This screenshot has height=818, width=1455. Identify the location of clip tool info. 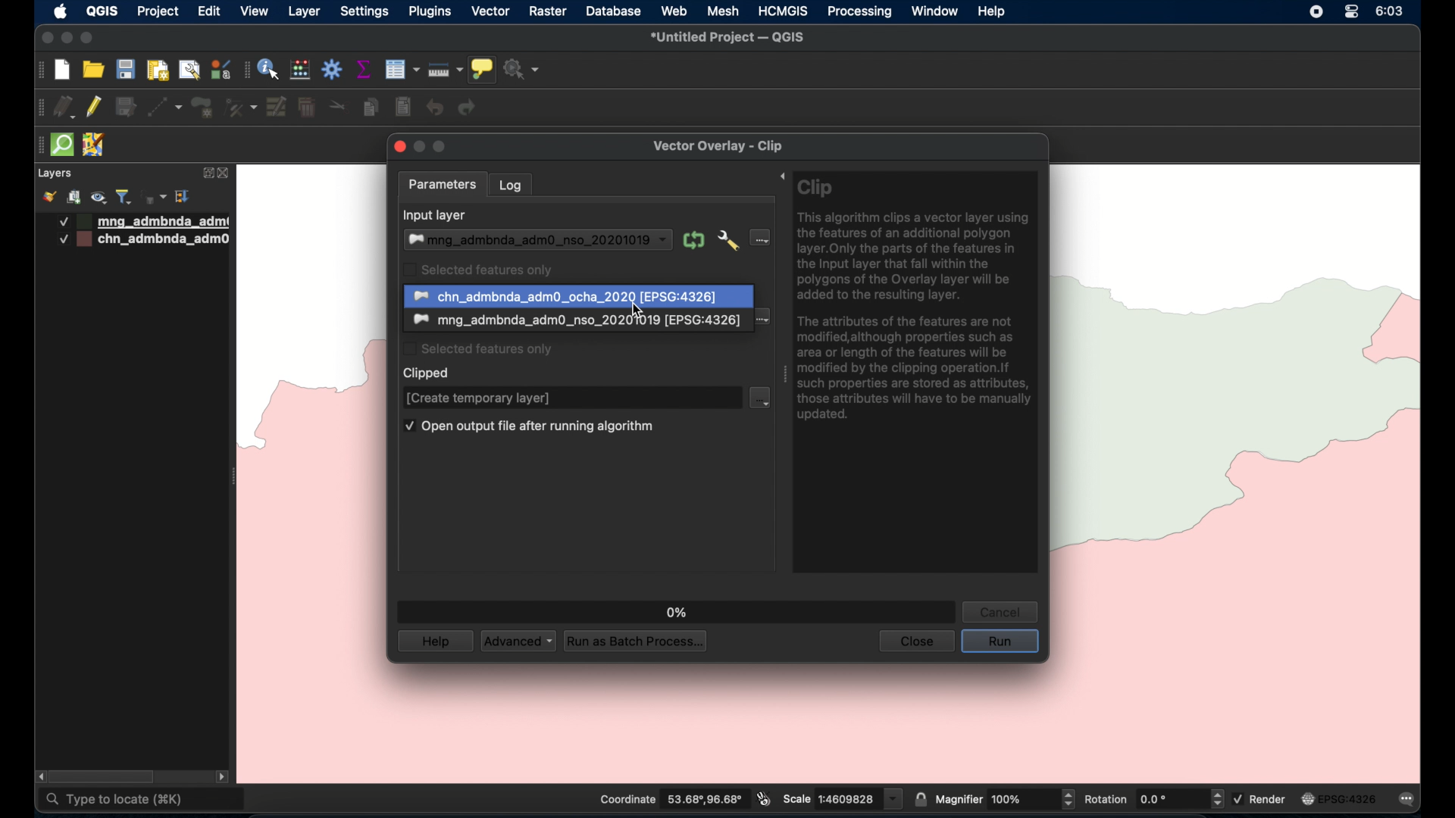
(918, 372).